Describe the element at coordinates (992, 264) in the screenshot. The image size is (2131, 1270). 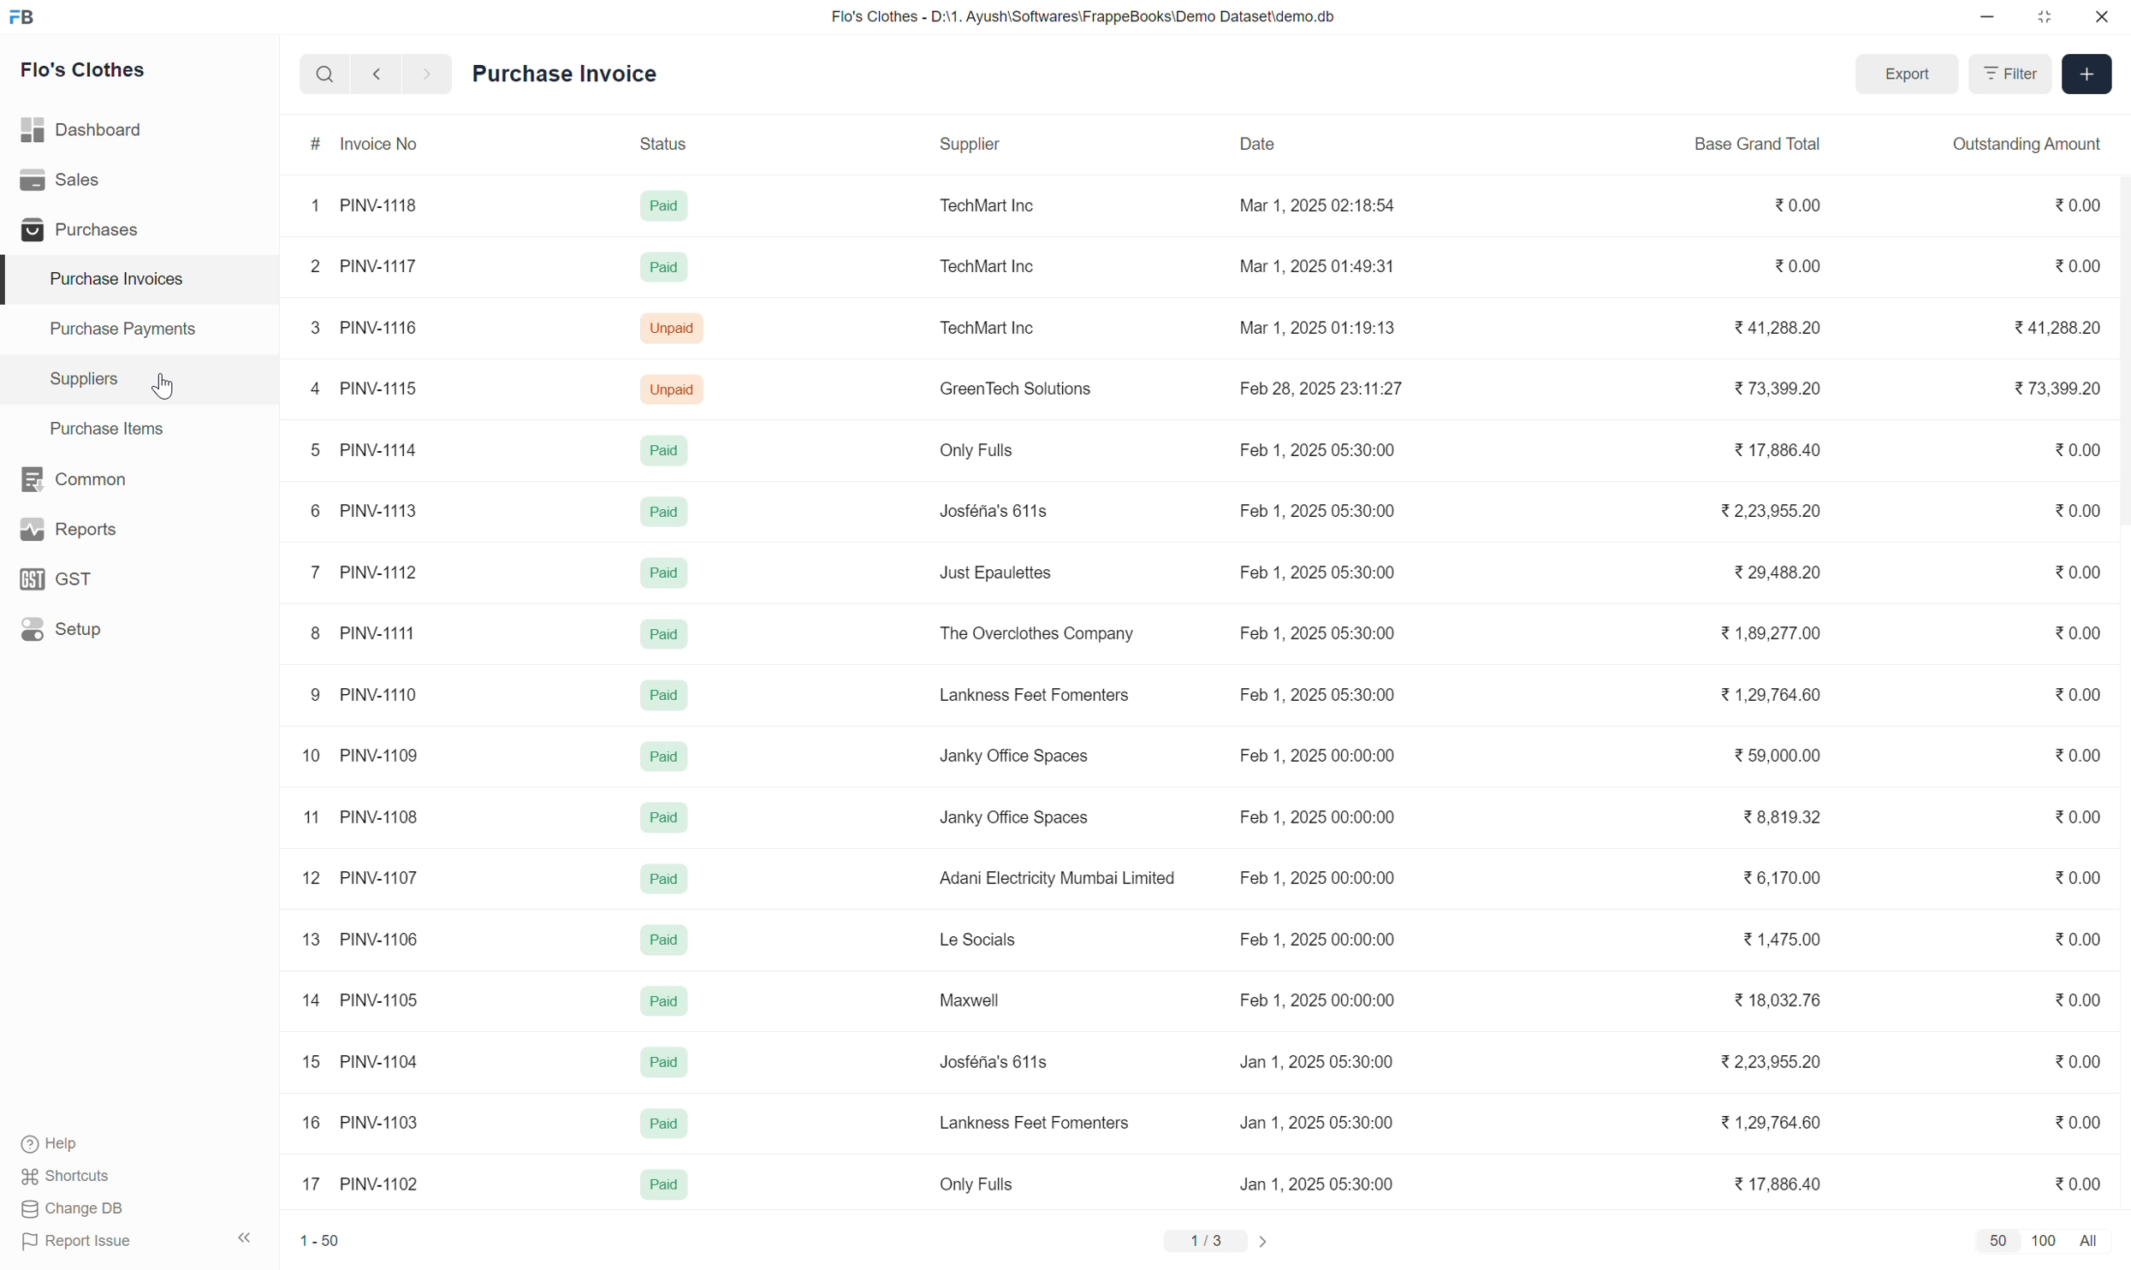
I see `TechMart Inc` at that location.